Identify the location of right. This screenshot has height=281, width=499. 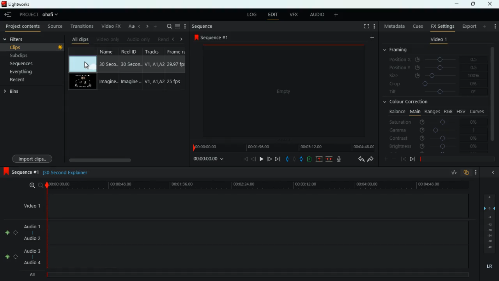
(147, 26).